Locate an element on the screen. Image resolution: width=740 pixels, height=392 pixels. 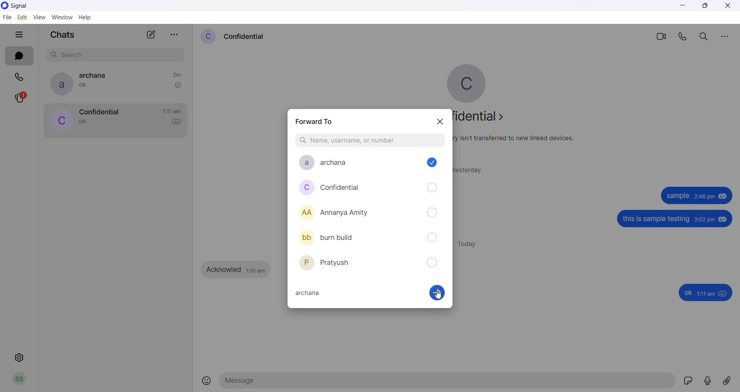
chats is located at coordinates (19, 56).